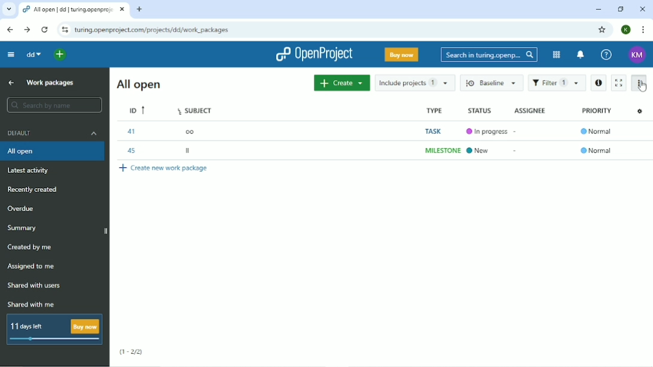 This screenshot has height=367, width=653. Describe the element at coordinates (27, 29) in the screenshot. I see `Forward` at that location.